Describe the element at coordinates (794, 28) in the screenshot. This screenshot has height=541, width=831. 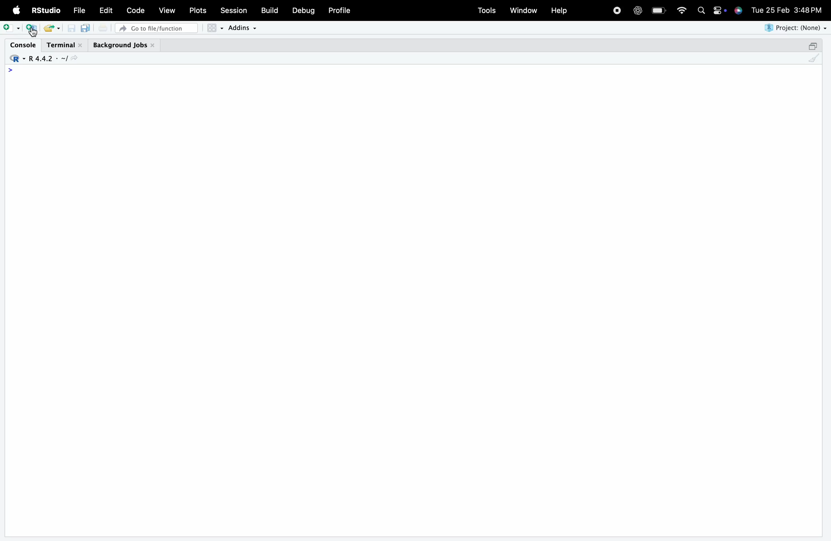
I see `Project: (None)` at that location.